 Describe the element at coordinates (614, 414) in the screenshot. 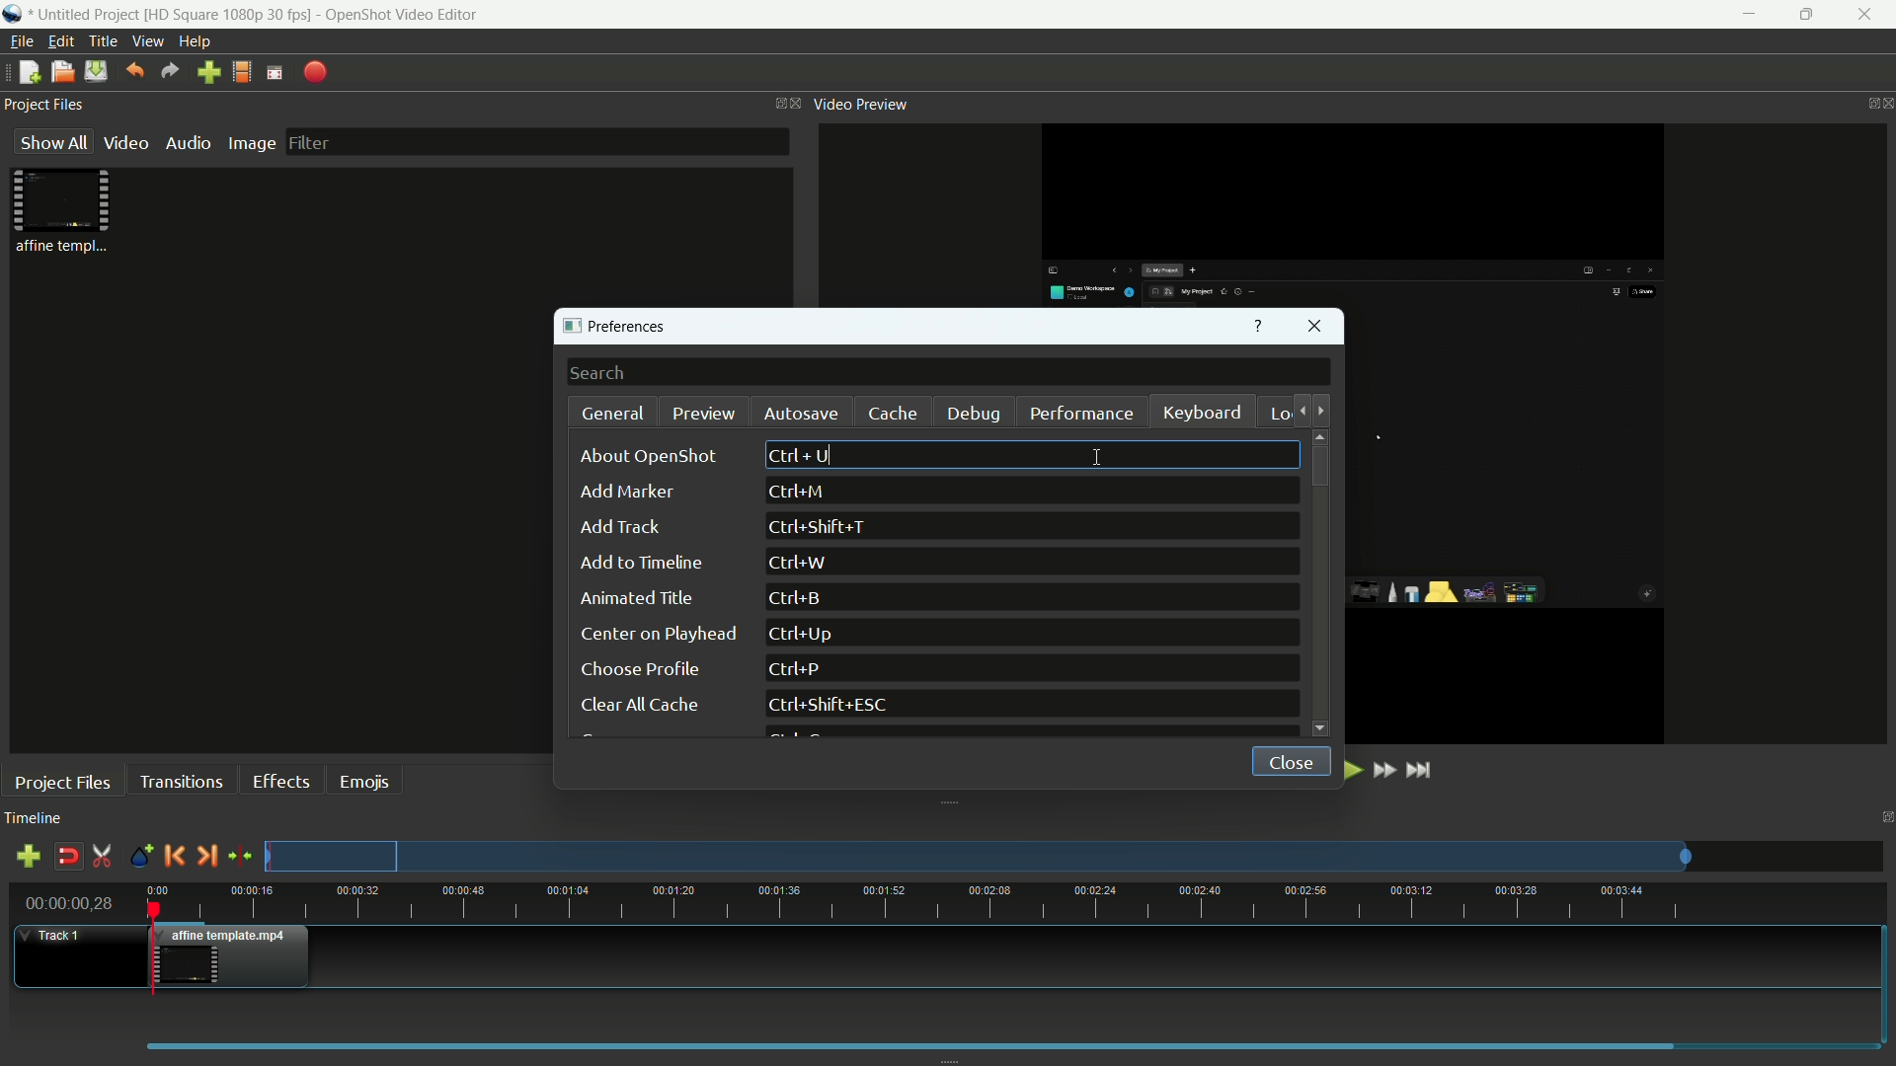

I see `general` at that location.